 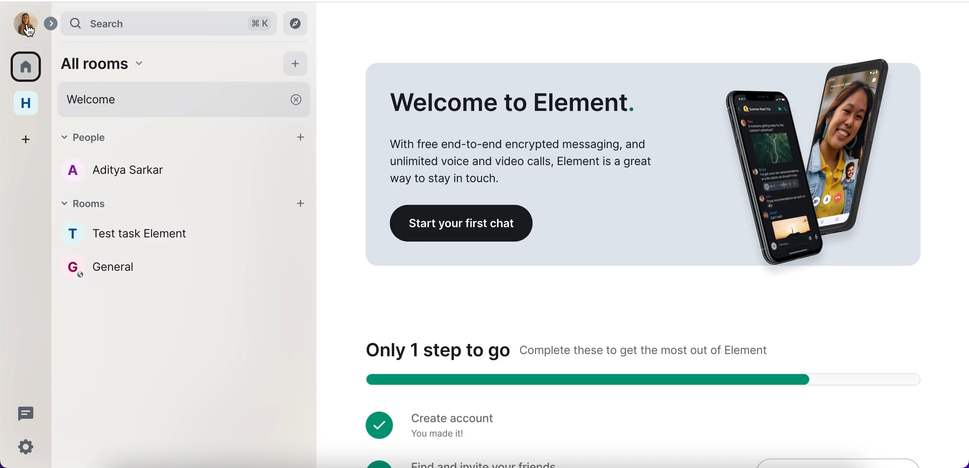 I want to click on Only 1 step to go Complete these to get the most out of Element, so click(x=576, y=352).